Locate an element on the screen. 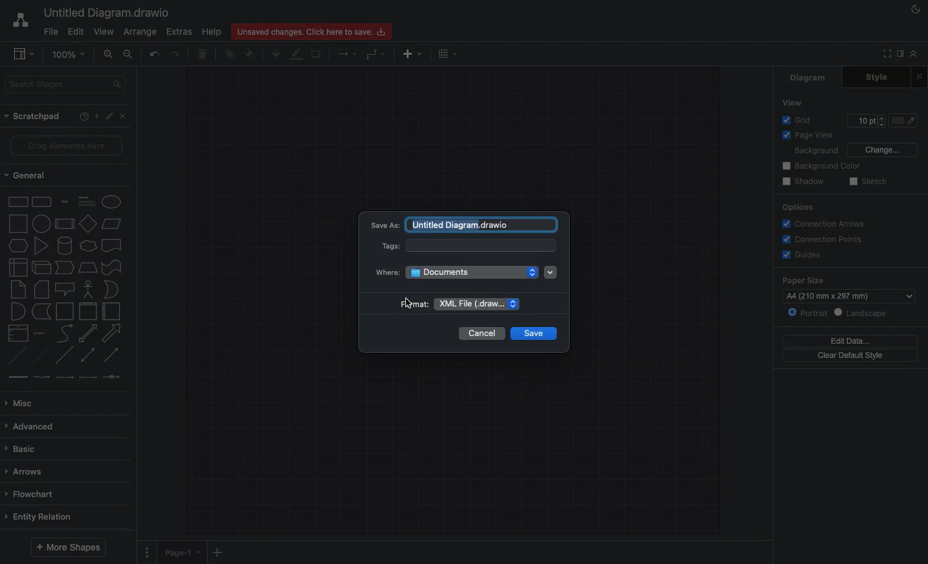  To front is located at coordinates (228, 56).